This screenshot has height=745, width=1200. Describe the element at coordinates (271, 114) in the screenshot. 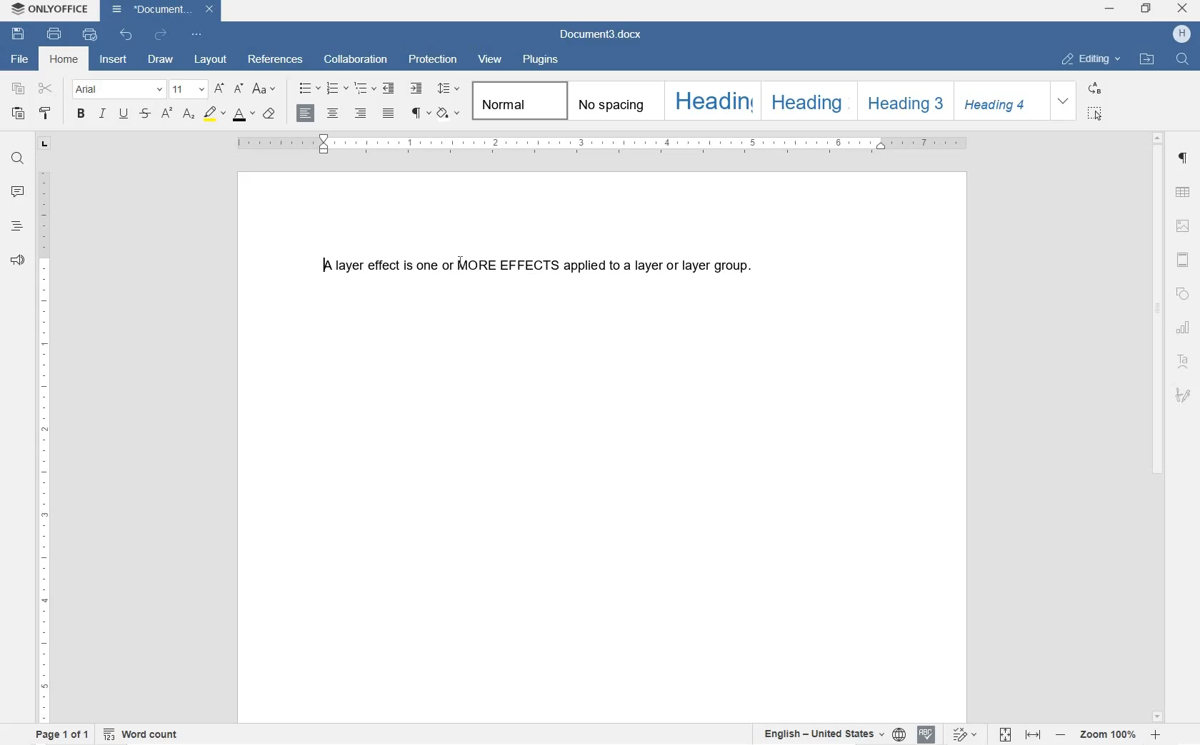

I see `CLEAR STYLE` at that location.